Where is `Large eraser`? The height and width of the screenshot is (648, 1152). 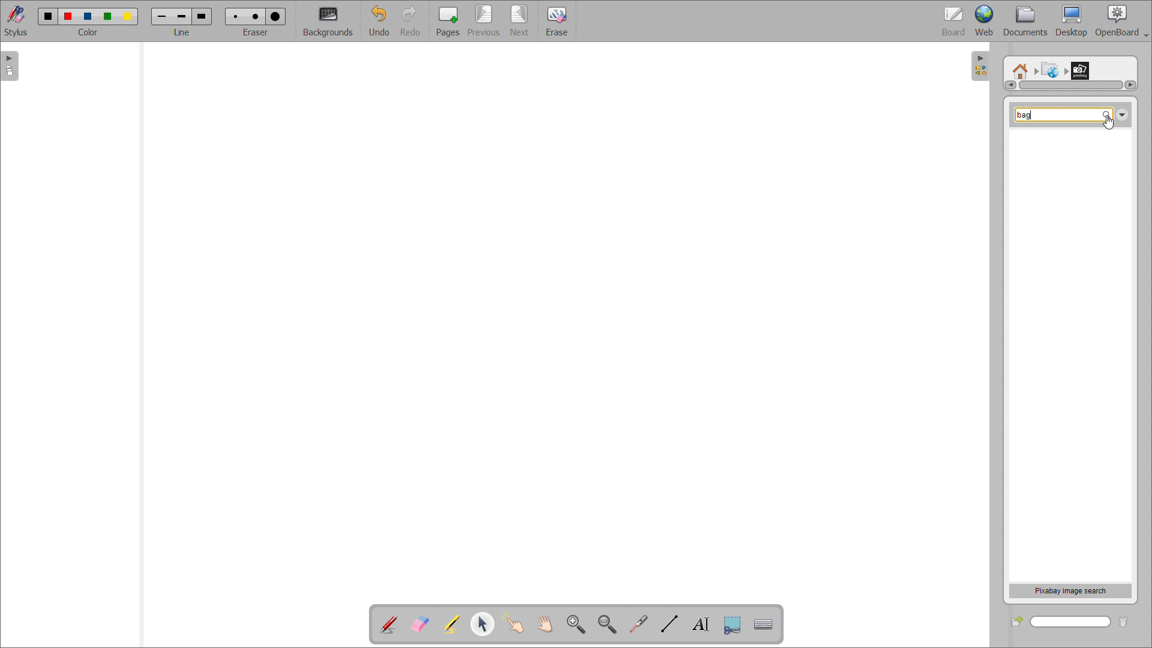
Large eraser is located at coordinates (278, 14).